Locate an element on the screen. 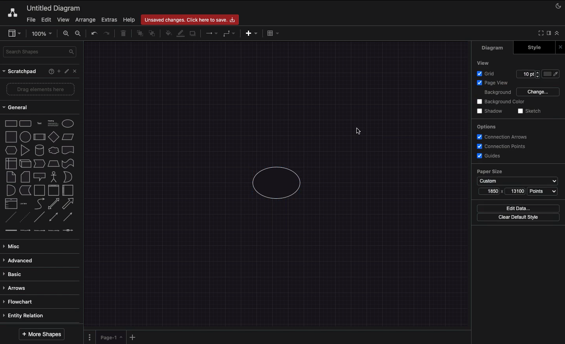 This screenshot has width=565, height=344. 100% is located at coordinates (43, 34).